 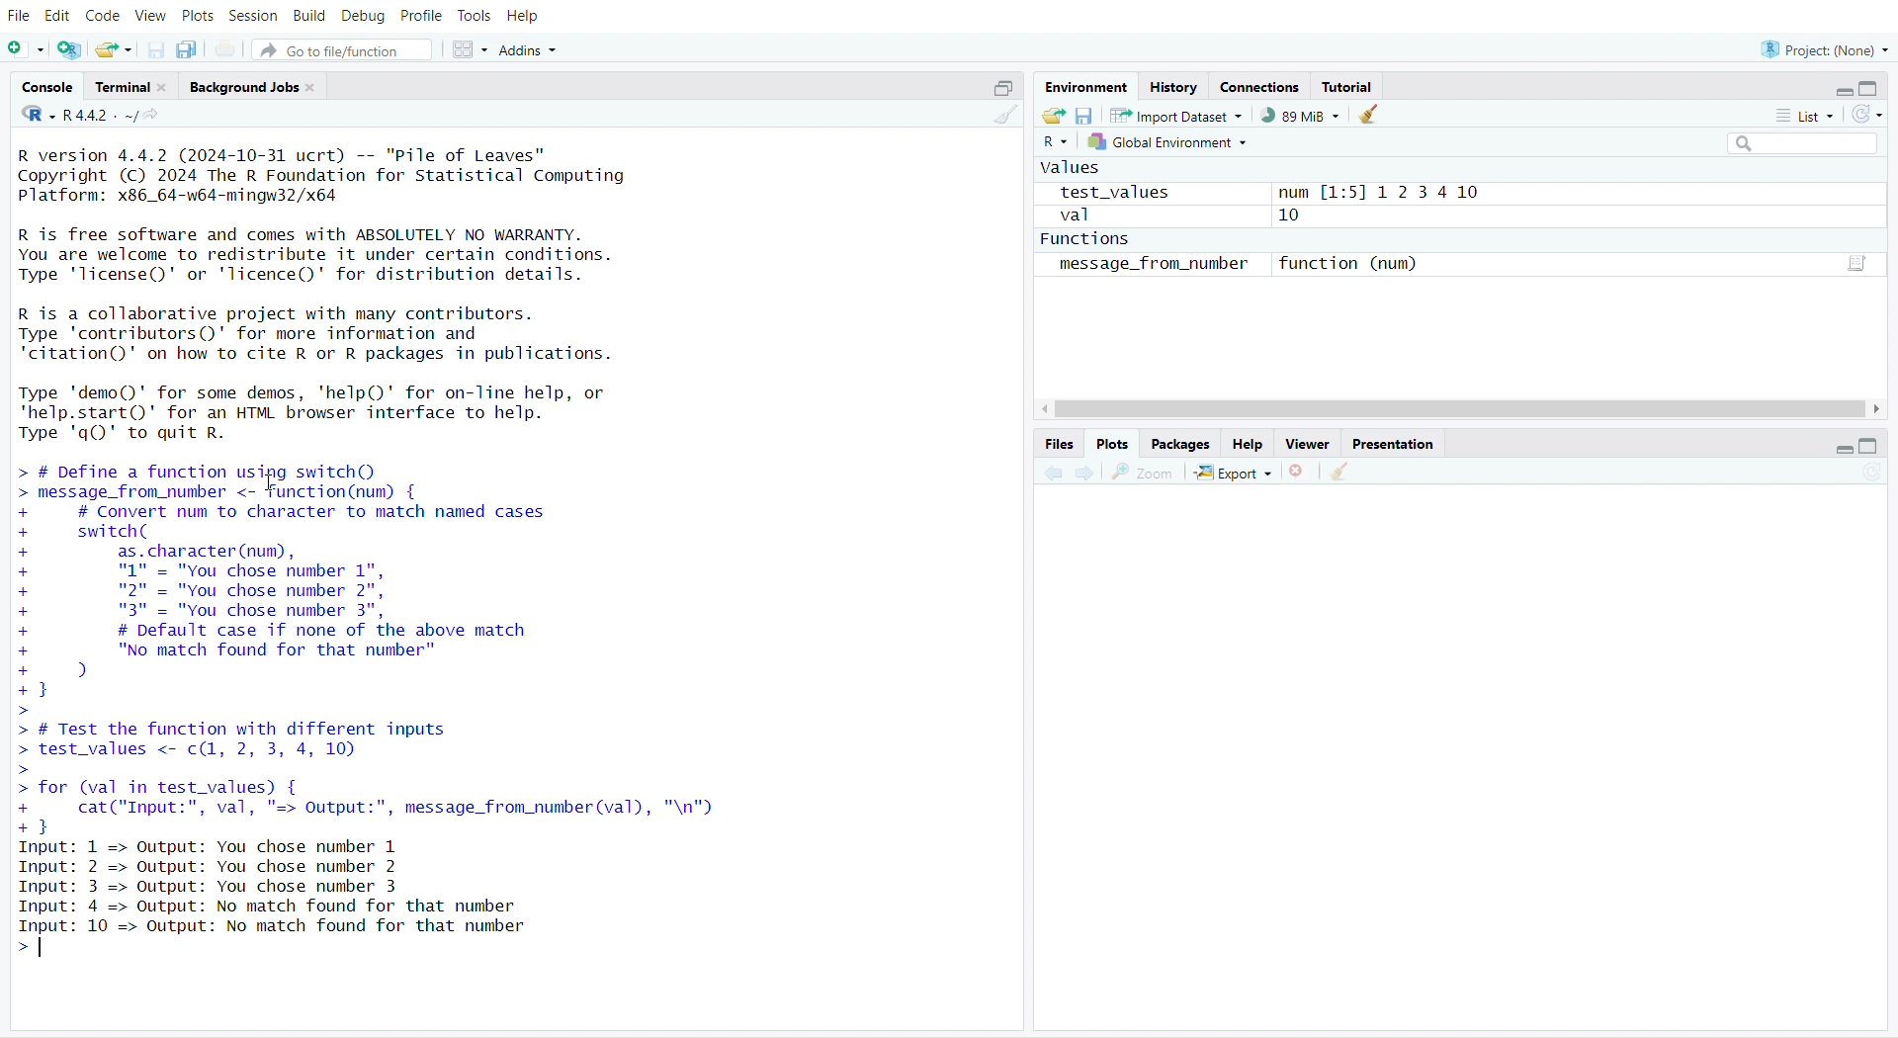 What do you see at coordinates (70, 49) in the screenshot?
I see `Create a project` at bounding box center [70, 49].